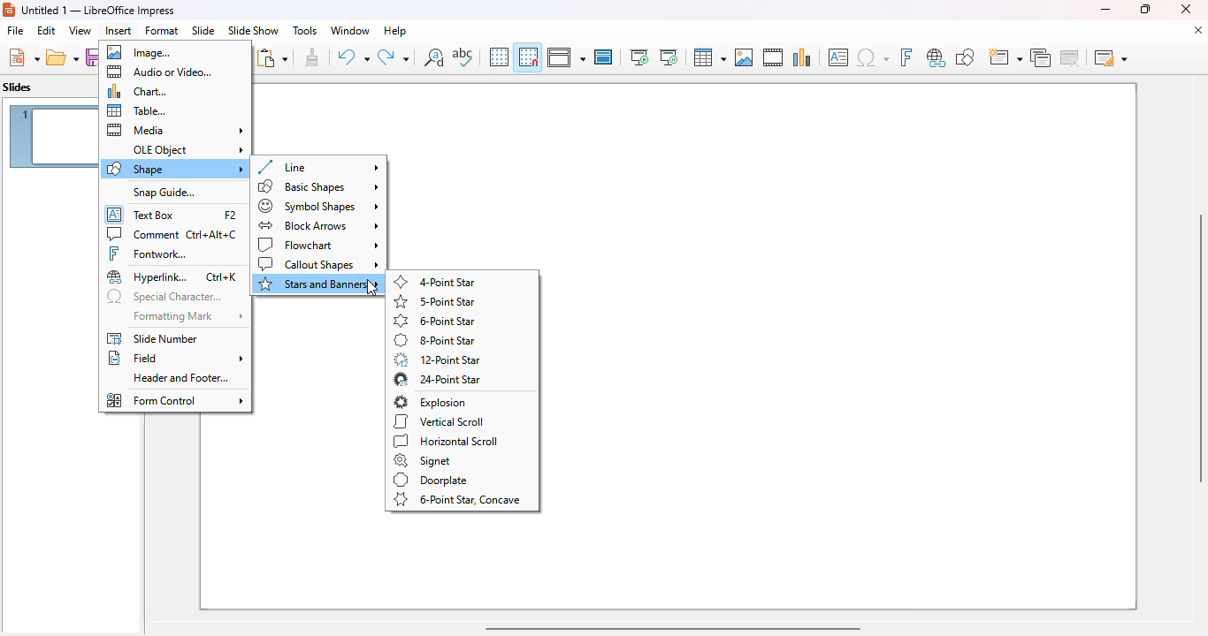 Image resolution: width=1208 pixels, height=636 pixels. I want to click on fontwork, so click(148, 254).